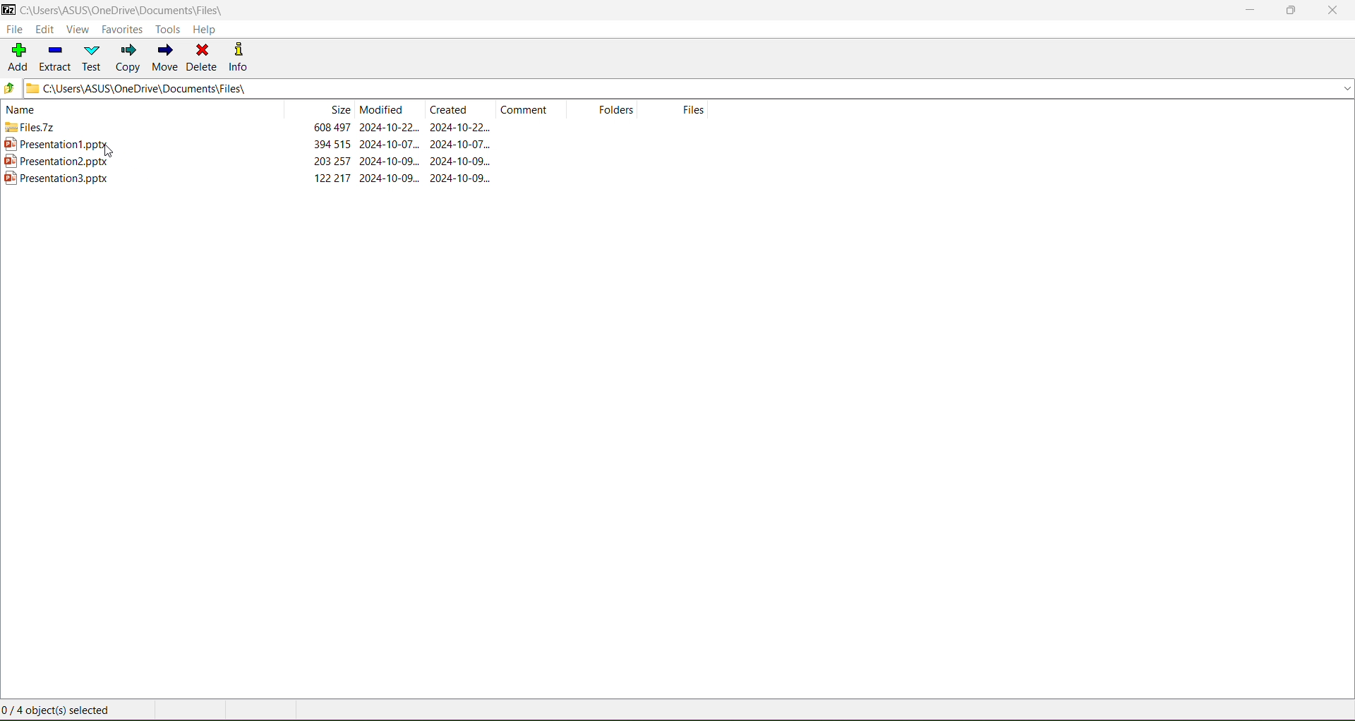 The image size is (1355, 721). Describe the element at coordinates (128, 8) in the screenshot. I see `Folder Path - C:\Users\ASUS\OneDrive\Documents\Files\` at that location.